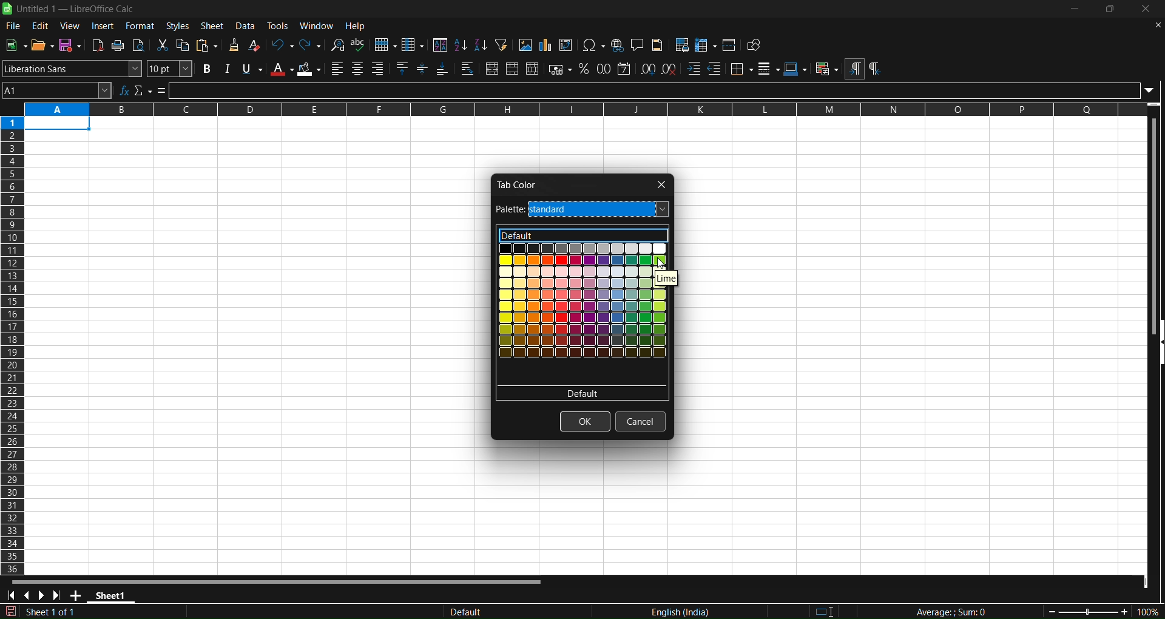 Image resolution: width=1165 pixels, height=619 pixels. Describe the element at coordinates (77, 597) in the screenshot. I see `add new sheet` at that location.